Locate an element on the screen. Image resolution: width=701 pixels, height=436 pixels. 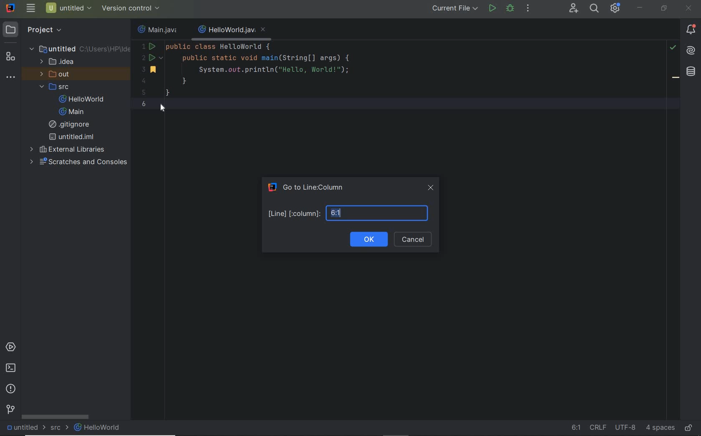
HelloWorld is located at coordinates (83, 99).